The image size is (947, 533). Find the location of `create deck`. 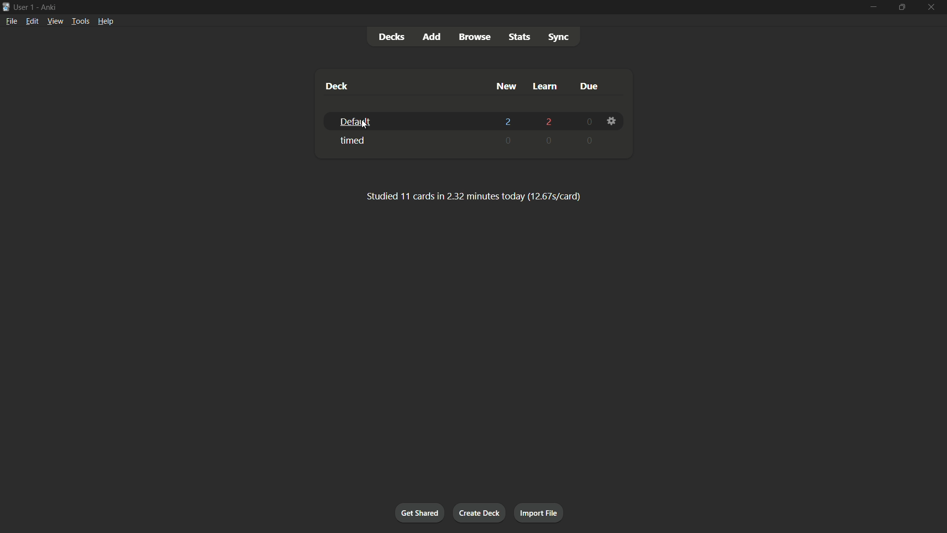

create deck is located at coordinates (480, 511).